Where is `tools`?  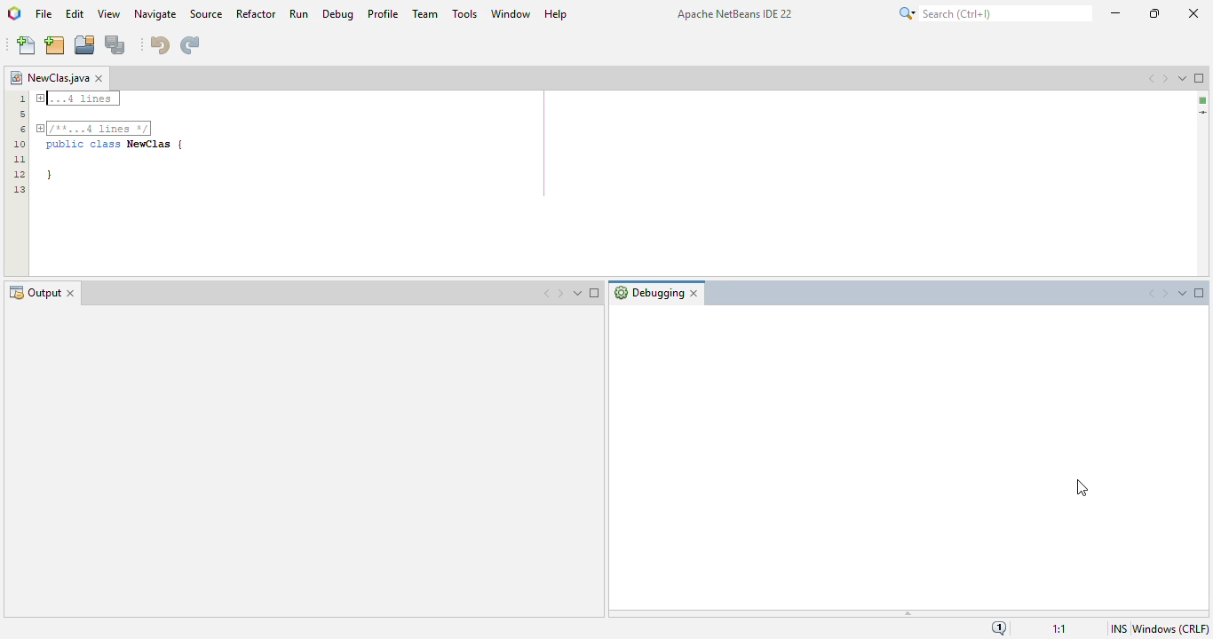 tools is located at coordinates (465, 12).